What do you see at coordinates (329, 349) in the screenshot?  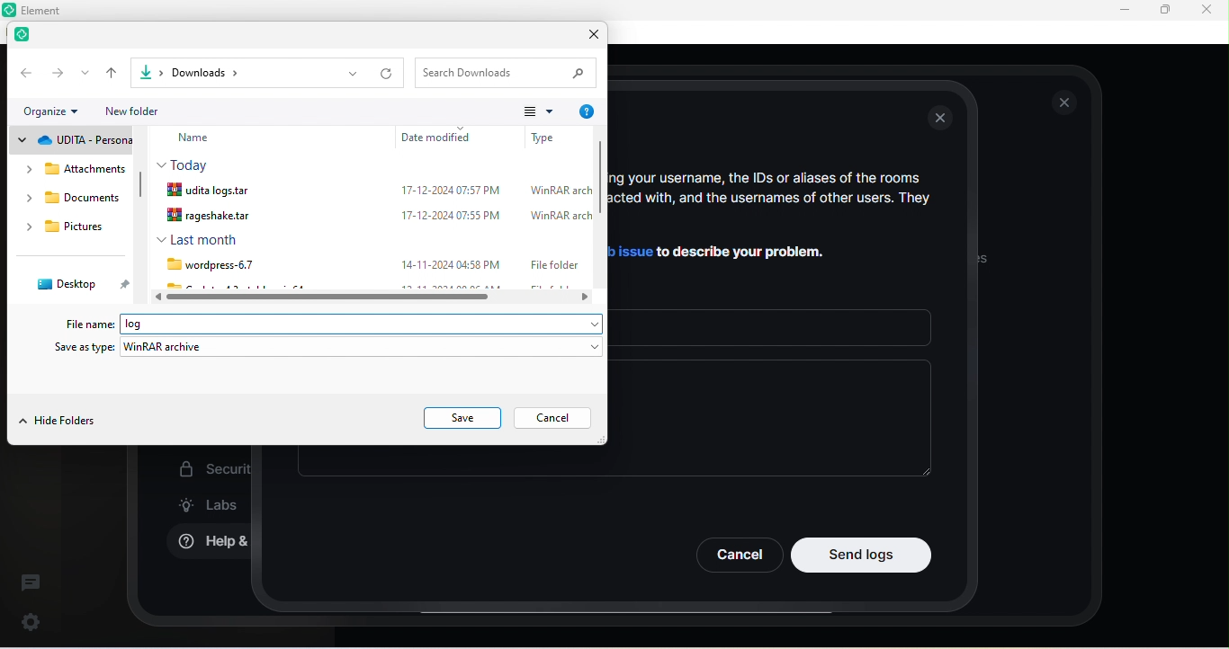 I see `save as` at bounding box center [329, 349].